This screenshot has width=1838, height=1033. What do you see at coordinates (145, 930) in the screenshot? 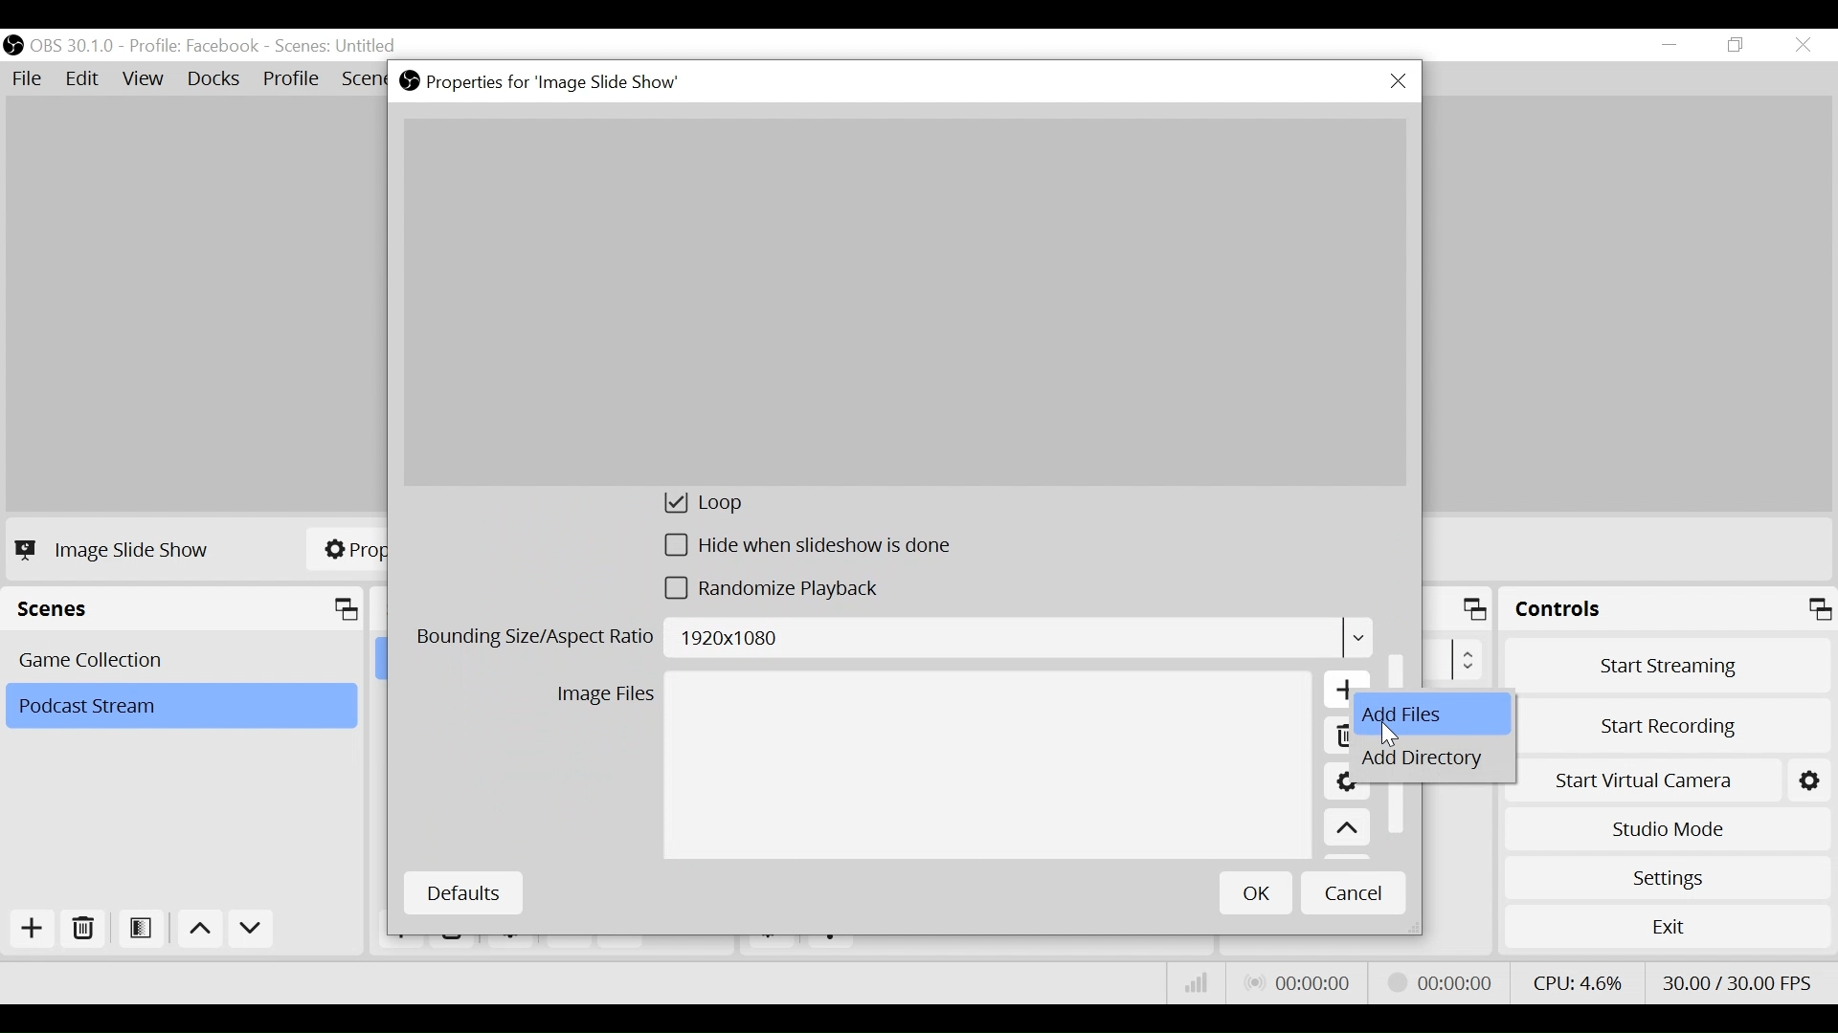
I see `Open Scene Filter` at bounding box center [145, 930].